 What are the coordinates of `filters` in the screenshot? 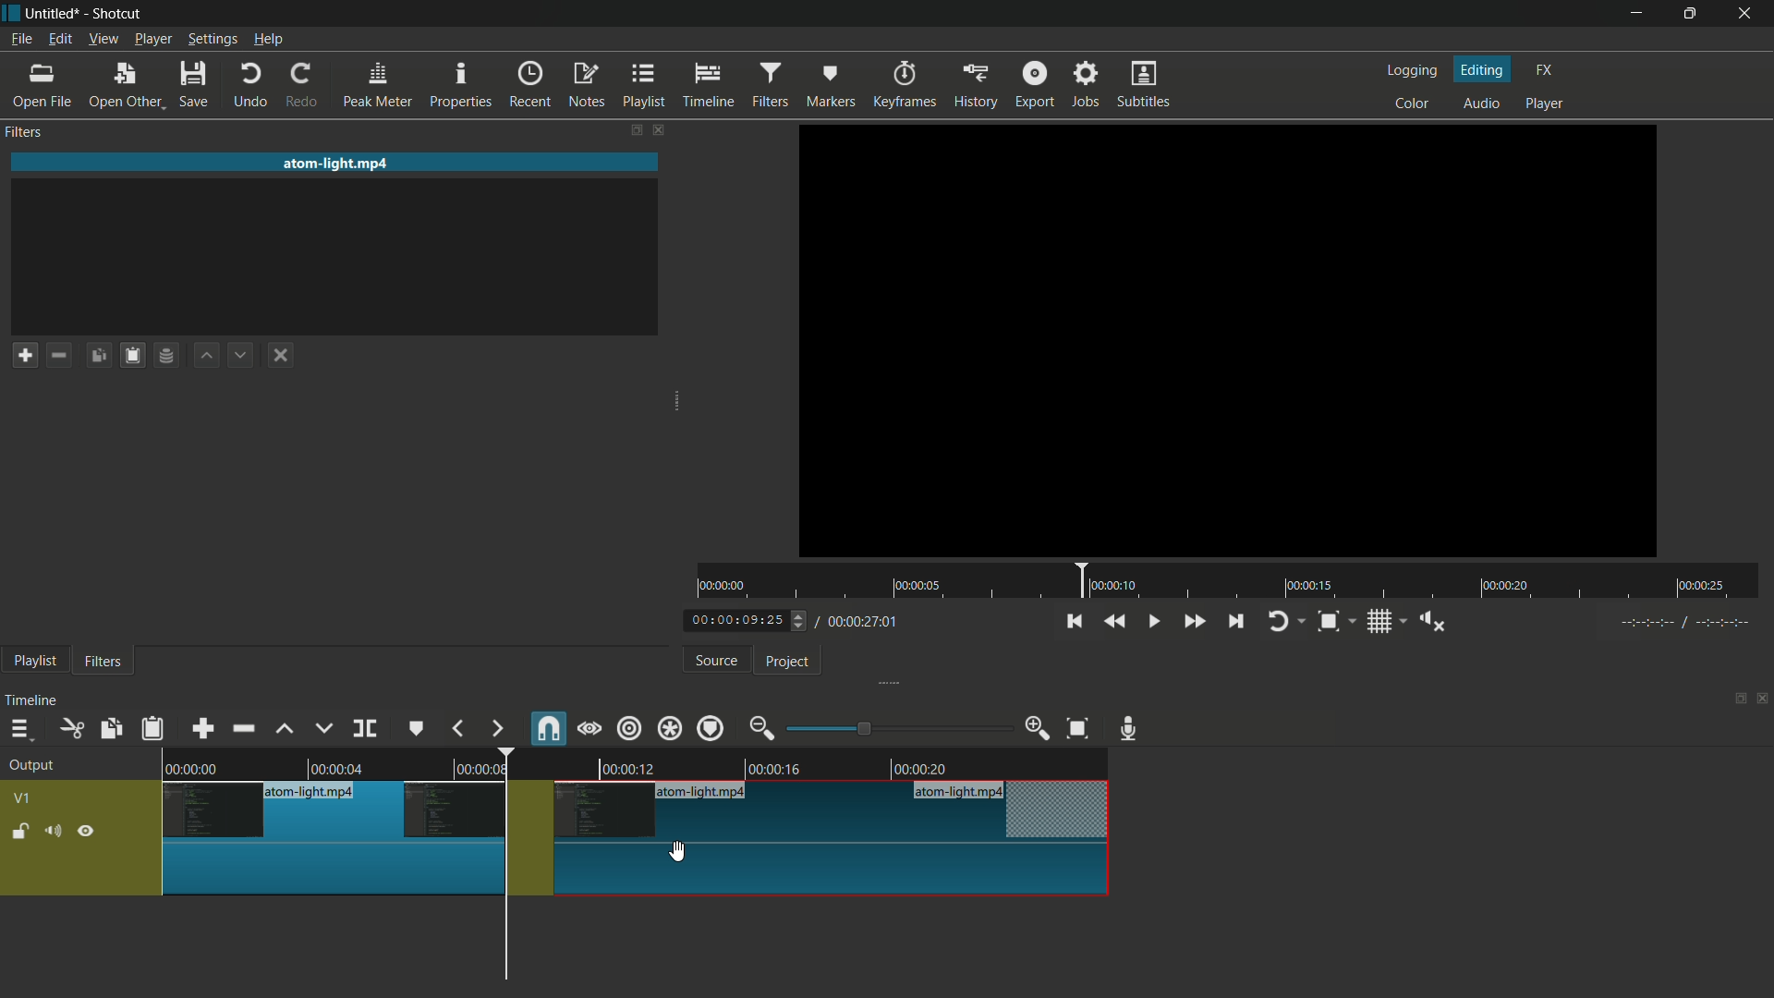 It's located at (773, 85).